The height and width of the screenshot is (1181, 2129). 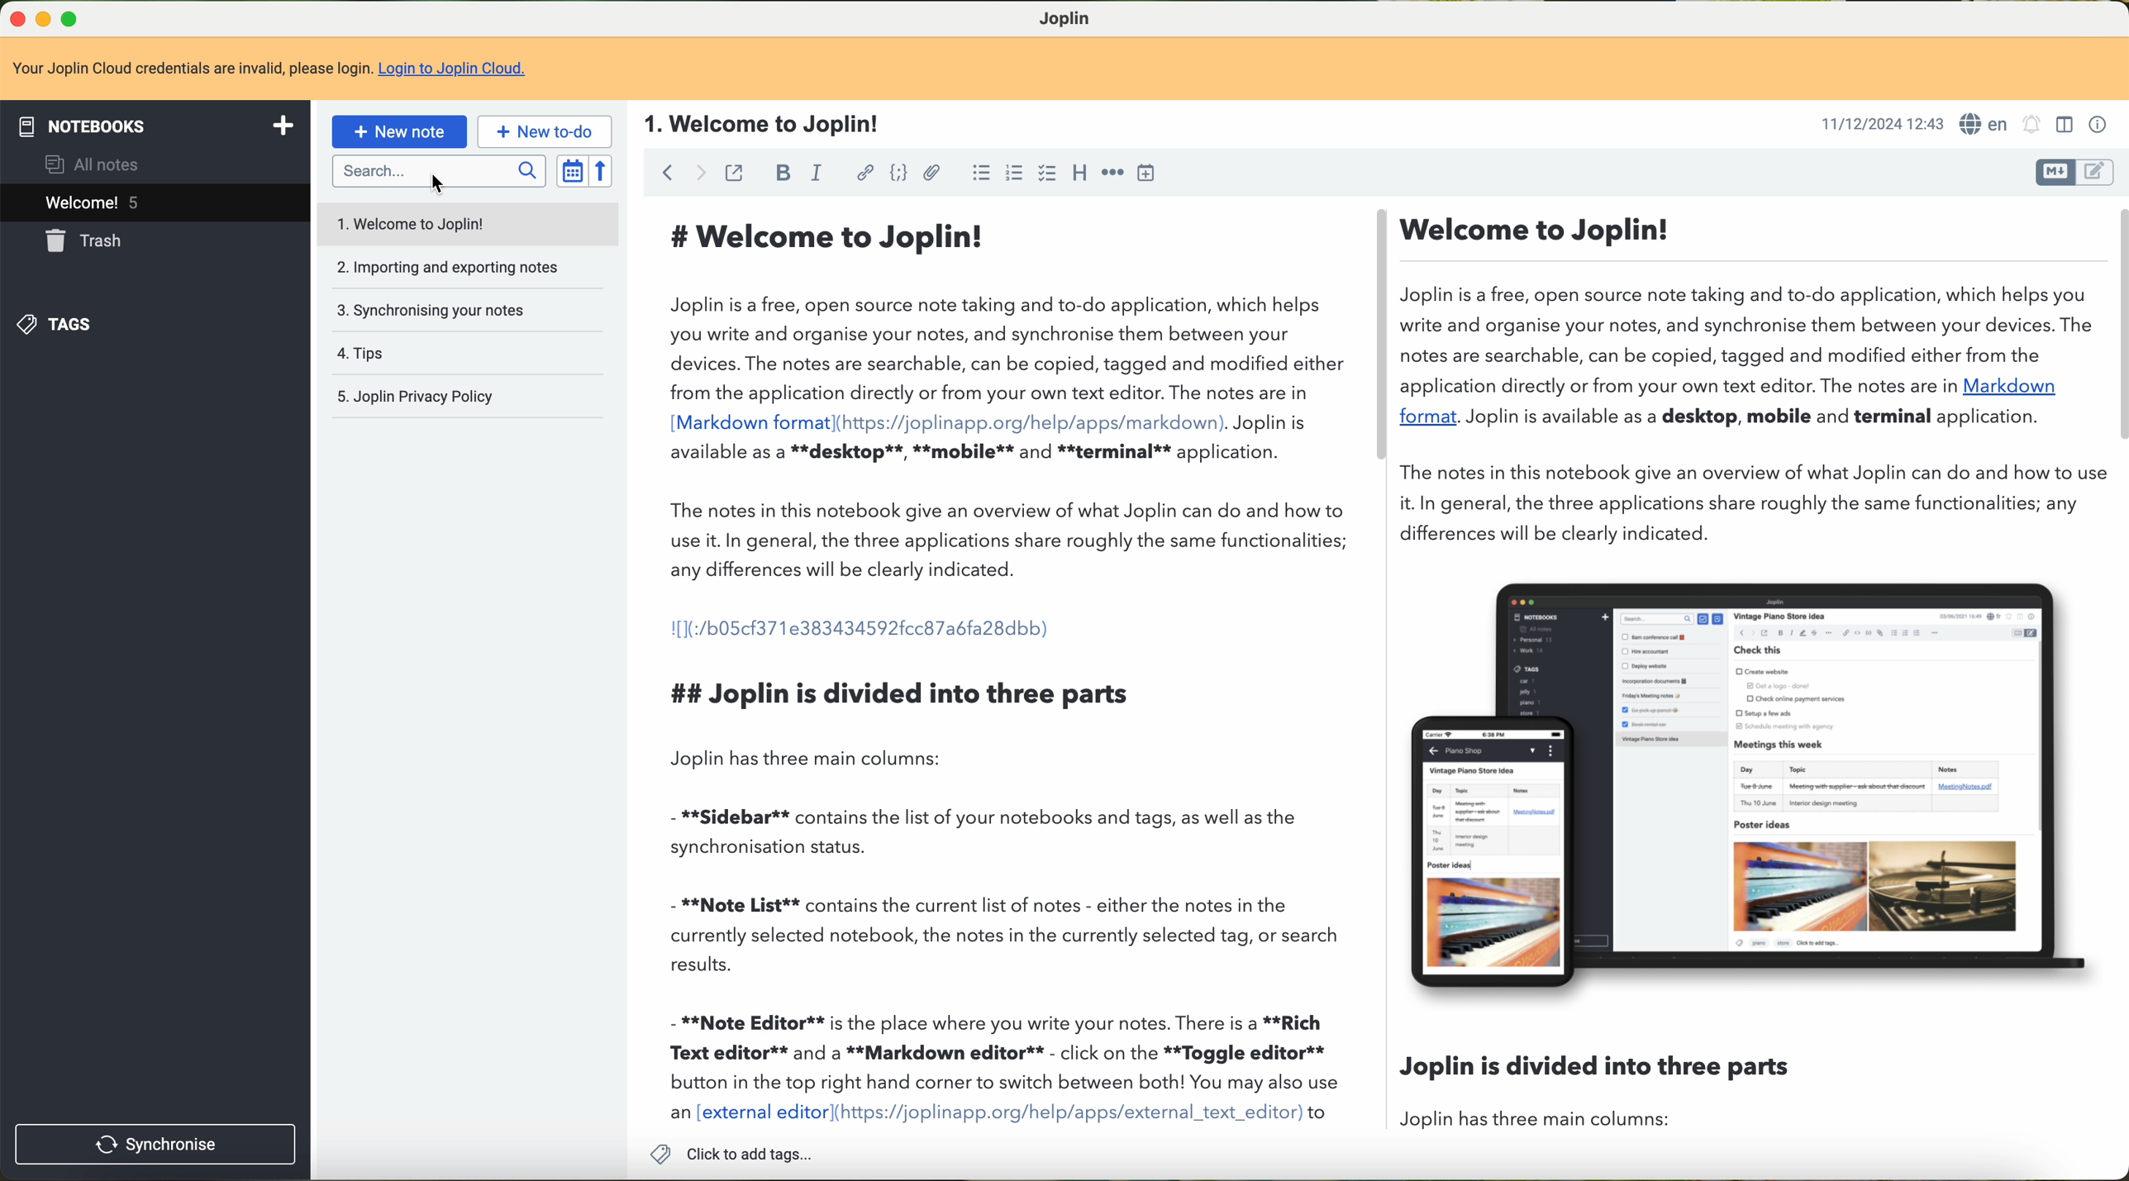 I want to click on Joplin privacy policy, so click(x=467, y=396).